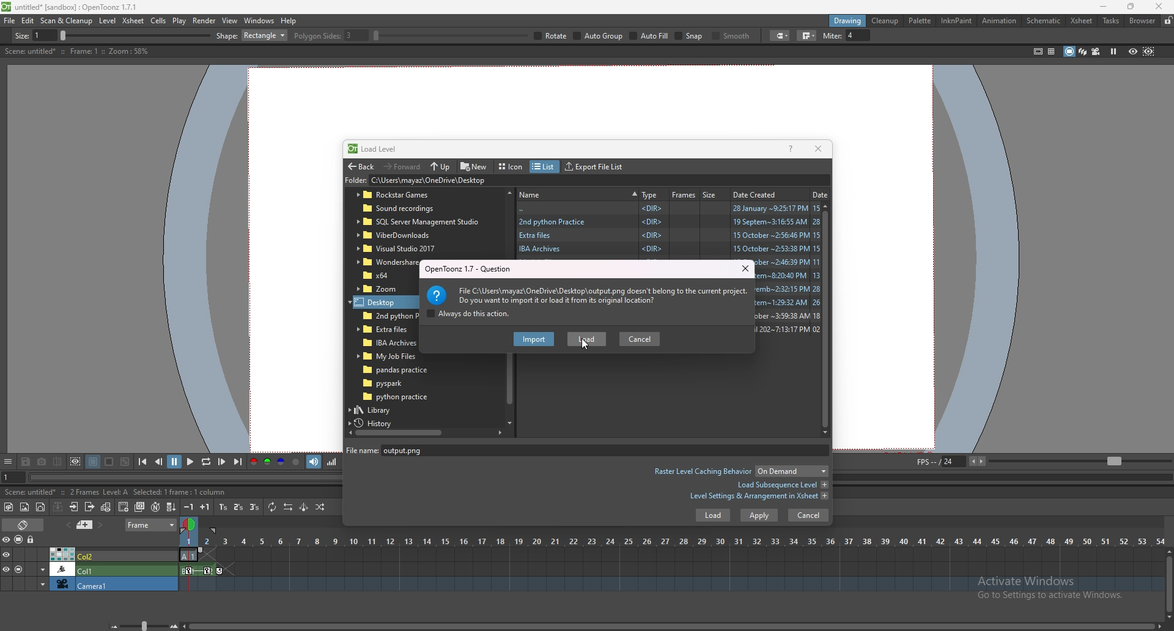 This screenshot has height=631, width=1174. What do you see at coordinates (594, 167) in the screenshot?
I see `export file list` at bounding box center [594, 167].